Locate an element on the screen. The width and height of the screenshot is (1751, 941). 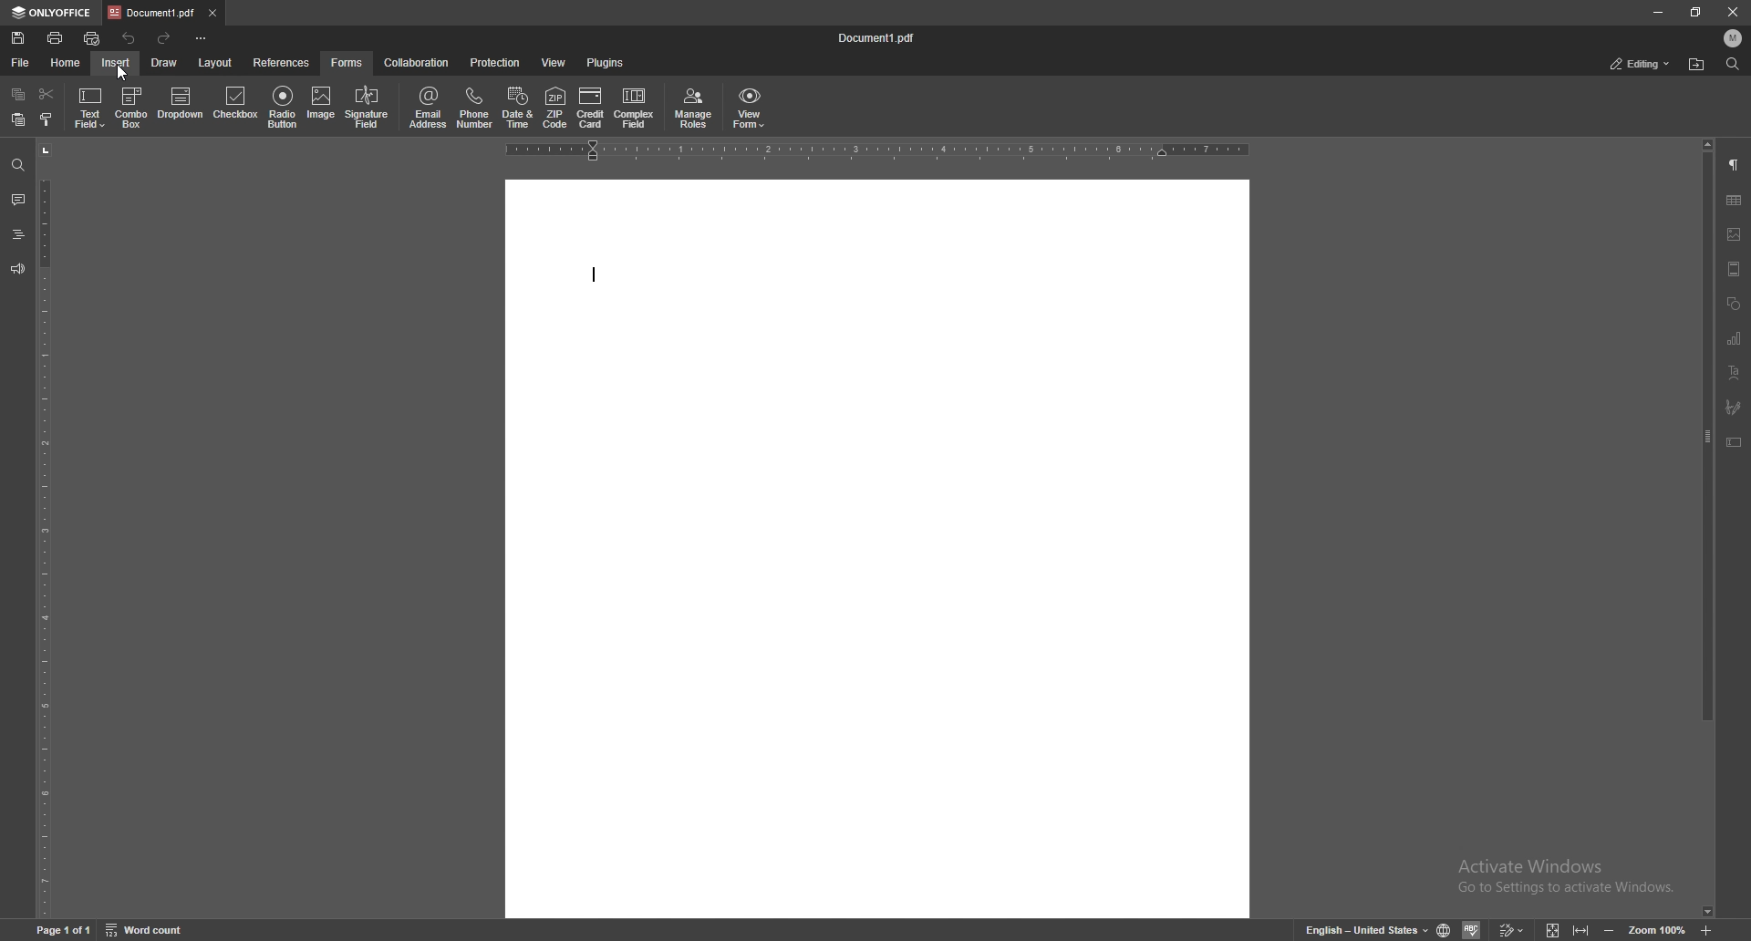
colaboration is located at coordinates (418, 62).